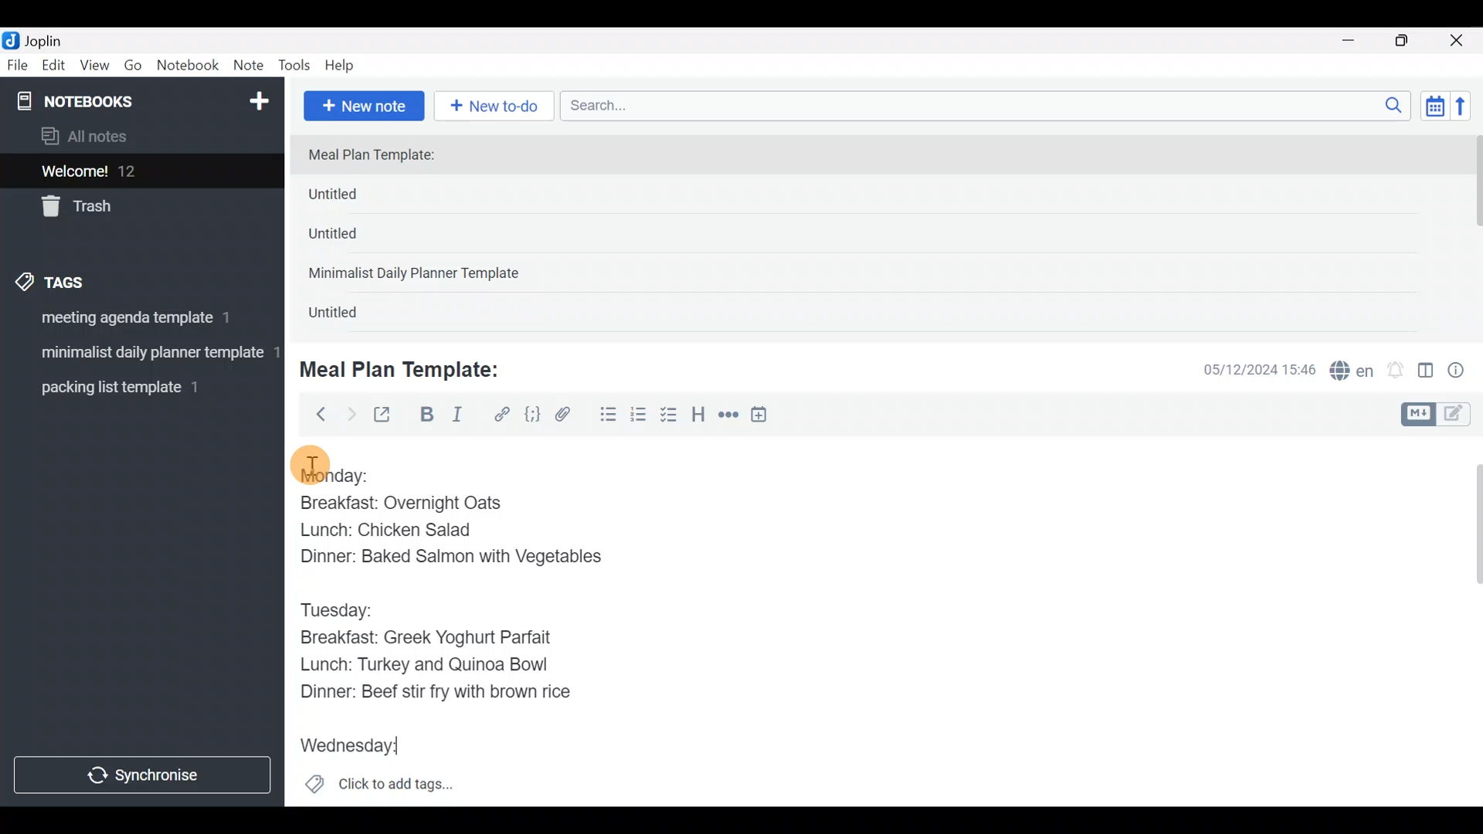  What do you see at coordinates (502, 415) in the screenshot?
I see `Hyperlink` at bounding box center [502, 415].